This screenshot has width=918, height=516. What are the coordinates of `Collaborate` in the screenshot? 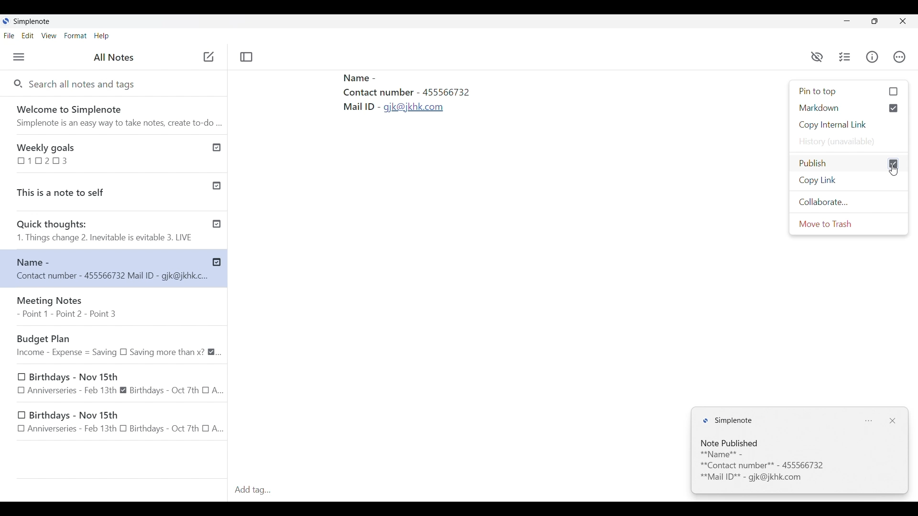 It's located at (849, 202).